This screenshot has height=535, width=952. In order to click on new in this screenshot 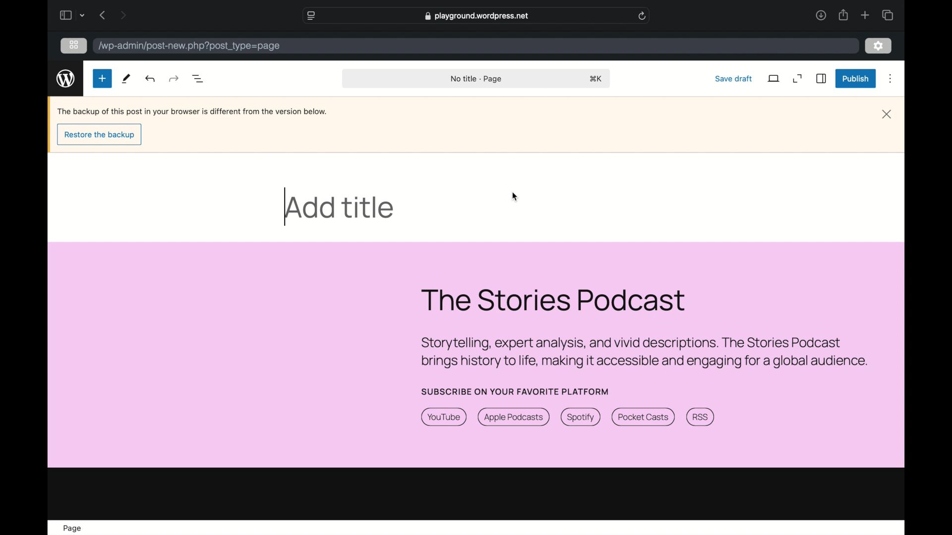, I will do `click(127, 79)`.